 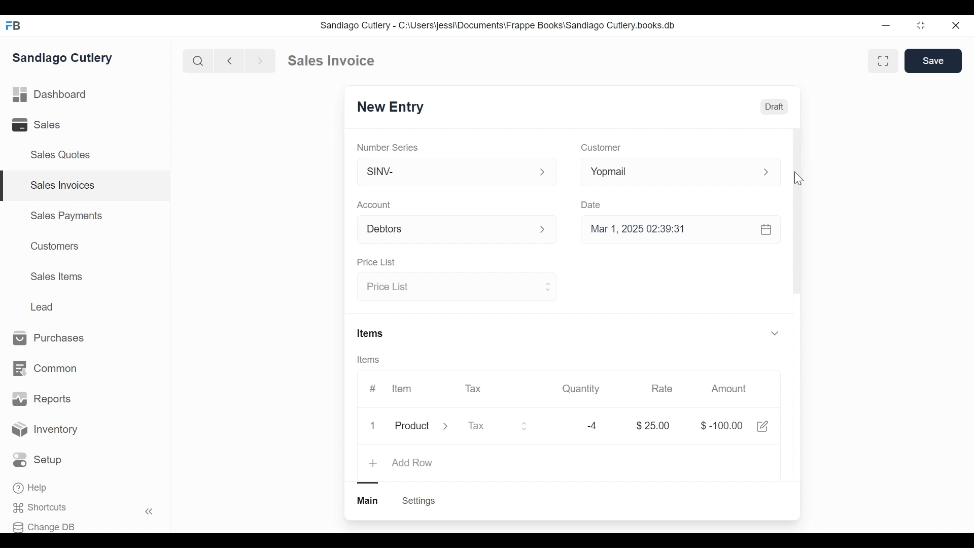 I want to click on Sandiago Cutlery, so click(x=63, y=57).